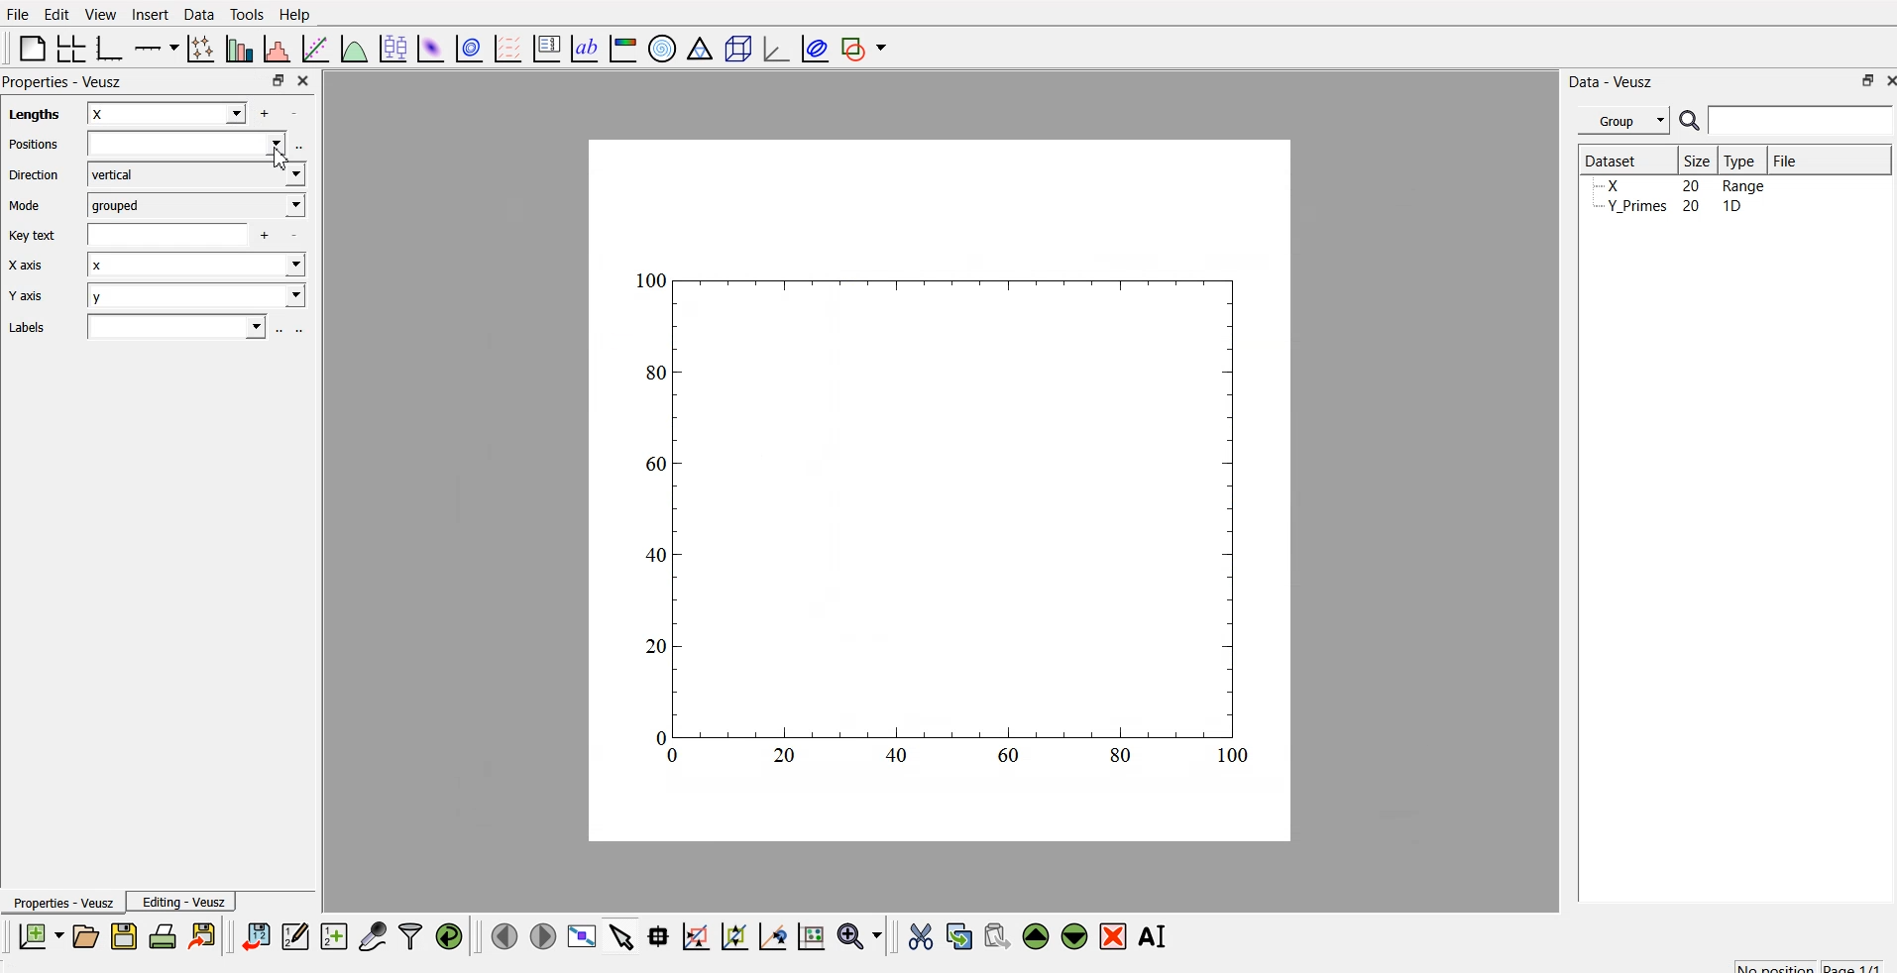  Describe the element at coordinates (161, 297) in the screenshot. I see `Y axis y` at that location.